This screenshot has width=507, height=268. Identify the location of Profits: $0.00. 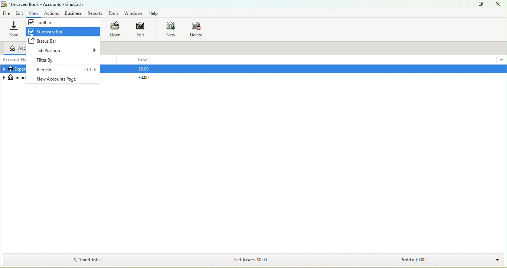
(415, 260).